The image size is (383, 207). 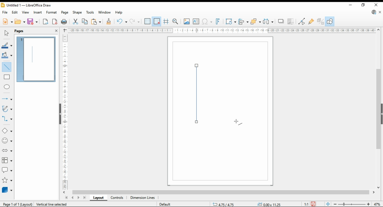 What do you see at coordinates (196, 22) in the screenshot?
I see `insert text box` at bounding box center [196, 22].